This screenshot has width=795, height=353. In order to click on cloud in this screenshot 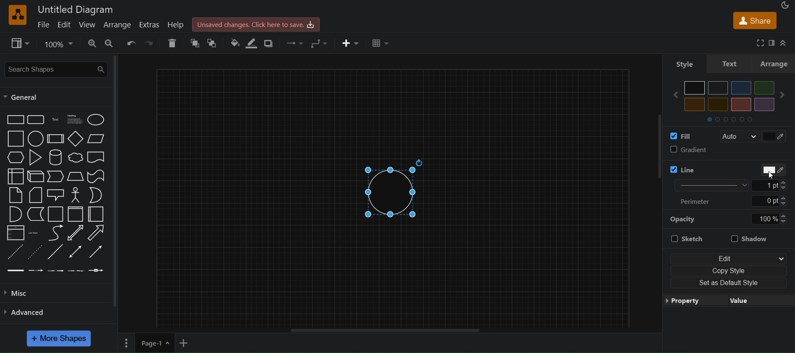, I will do `click(75, 158)`.